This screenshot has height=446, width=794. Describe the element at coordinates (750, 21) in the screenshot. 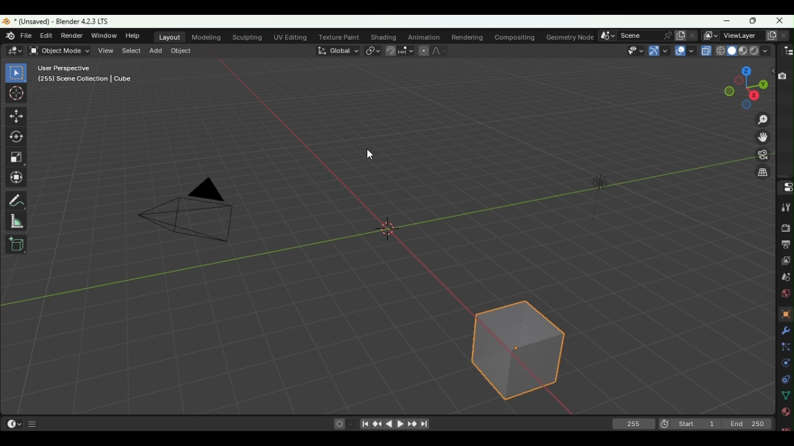

I see `Maximize` at that location.